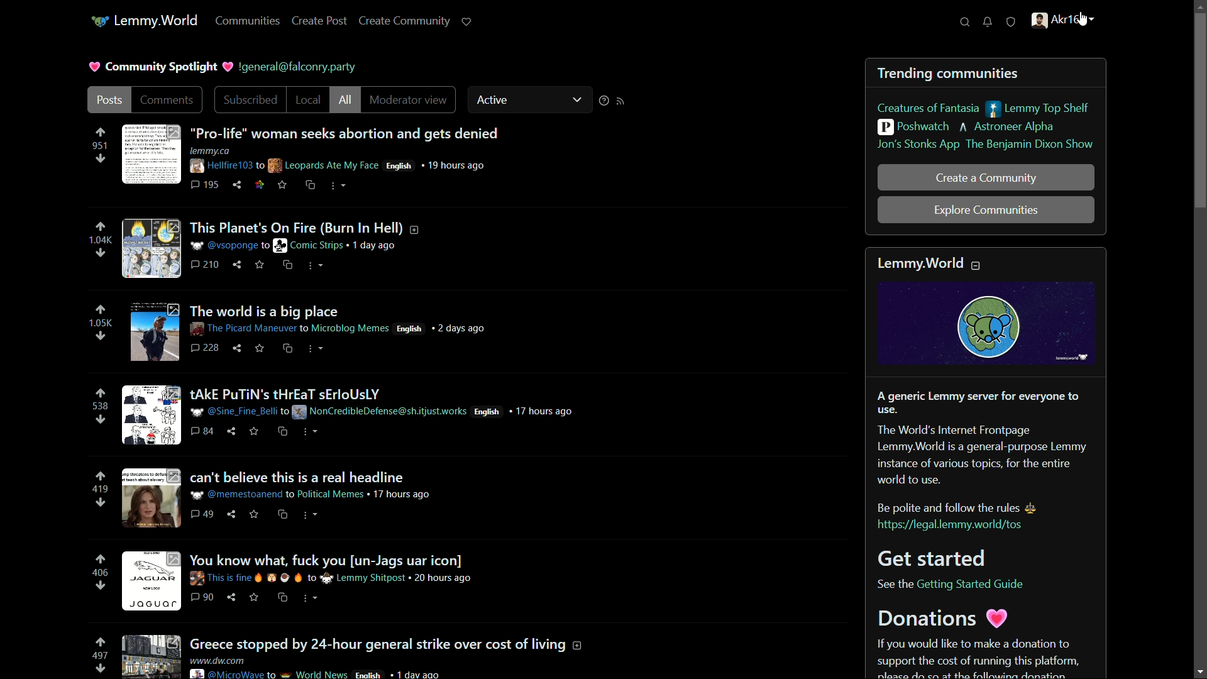  What do you see at coordinates (276, 497) in the screenshot?
I see `post-5` at bounding box center [276, 497].